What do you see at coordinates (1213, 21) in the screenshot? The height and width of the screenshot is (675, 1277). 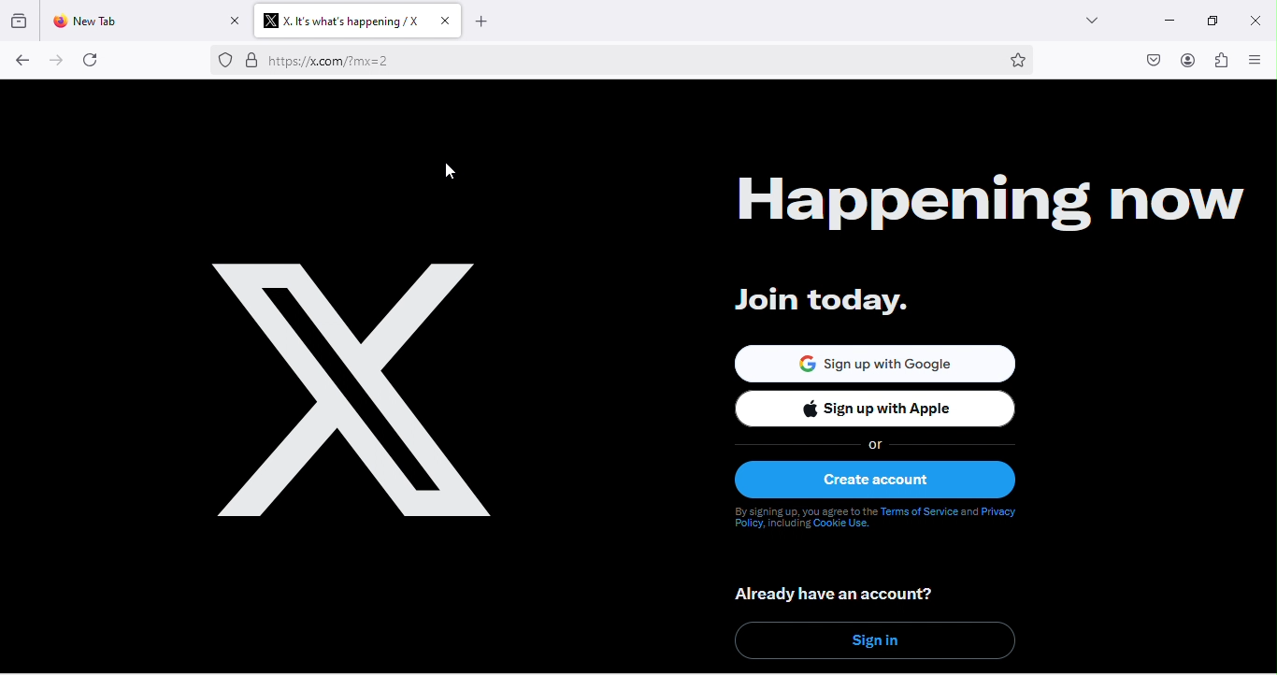 I see `maximize` at bounding box center [1213, 21].